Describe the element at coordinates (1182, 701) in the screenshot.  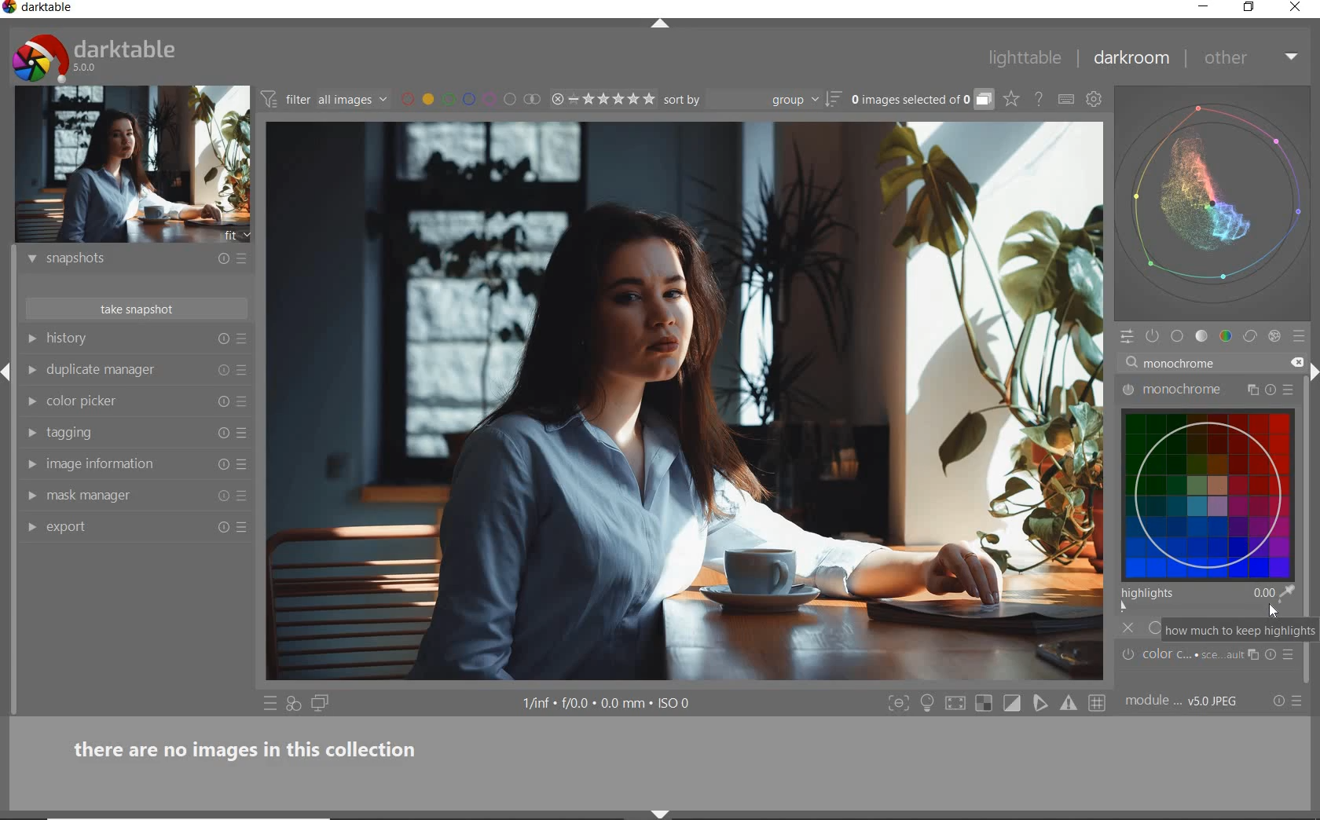
I see `module...V5.0 JPEG` at that location.